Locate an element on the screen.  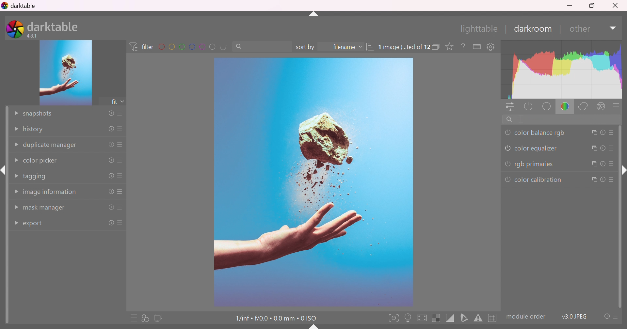
presets is located at coordinates (121, 224).